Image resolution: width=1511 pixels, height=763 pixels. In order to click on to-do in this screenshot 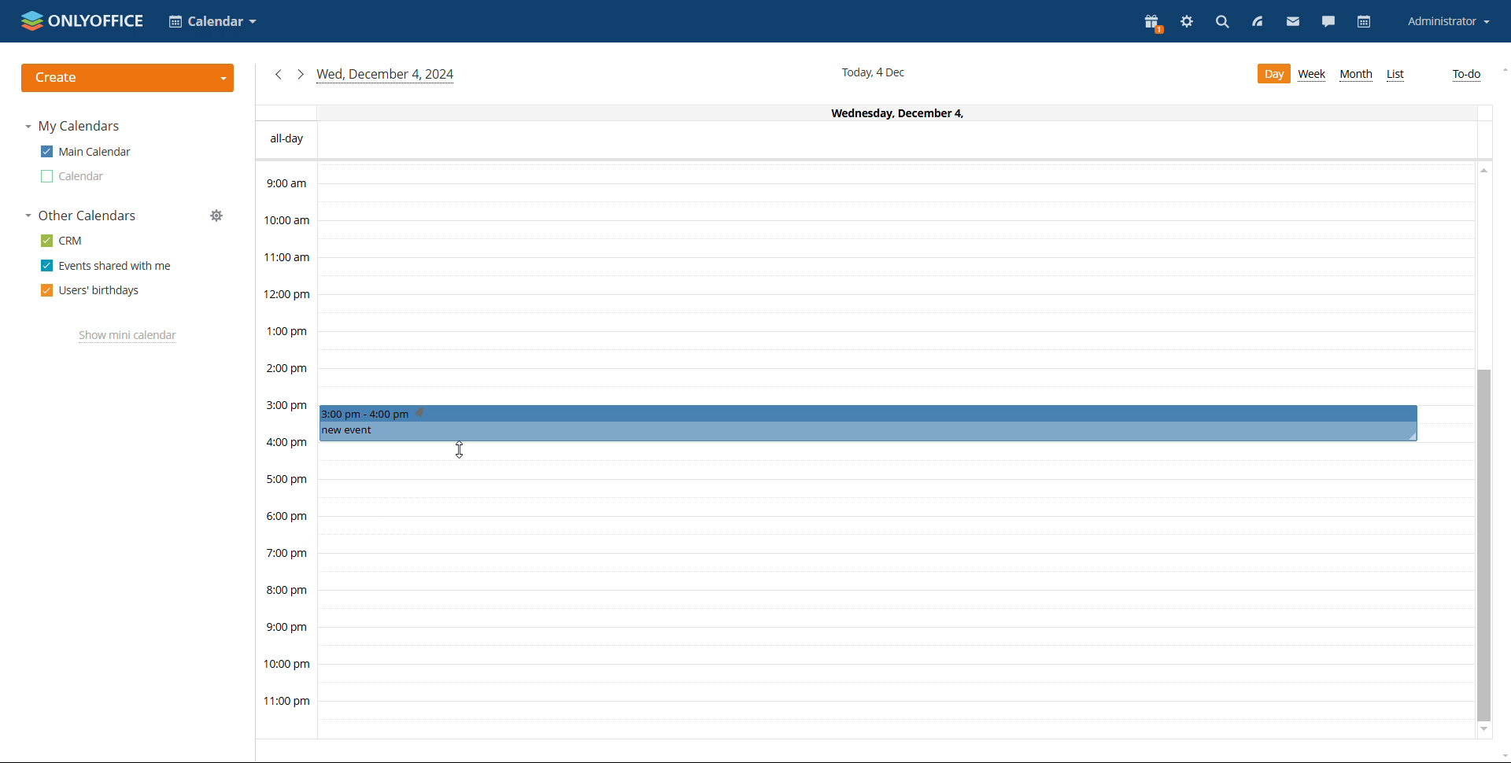, I will do `click(1466, 76)`.